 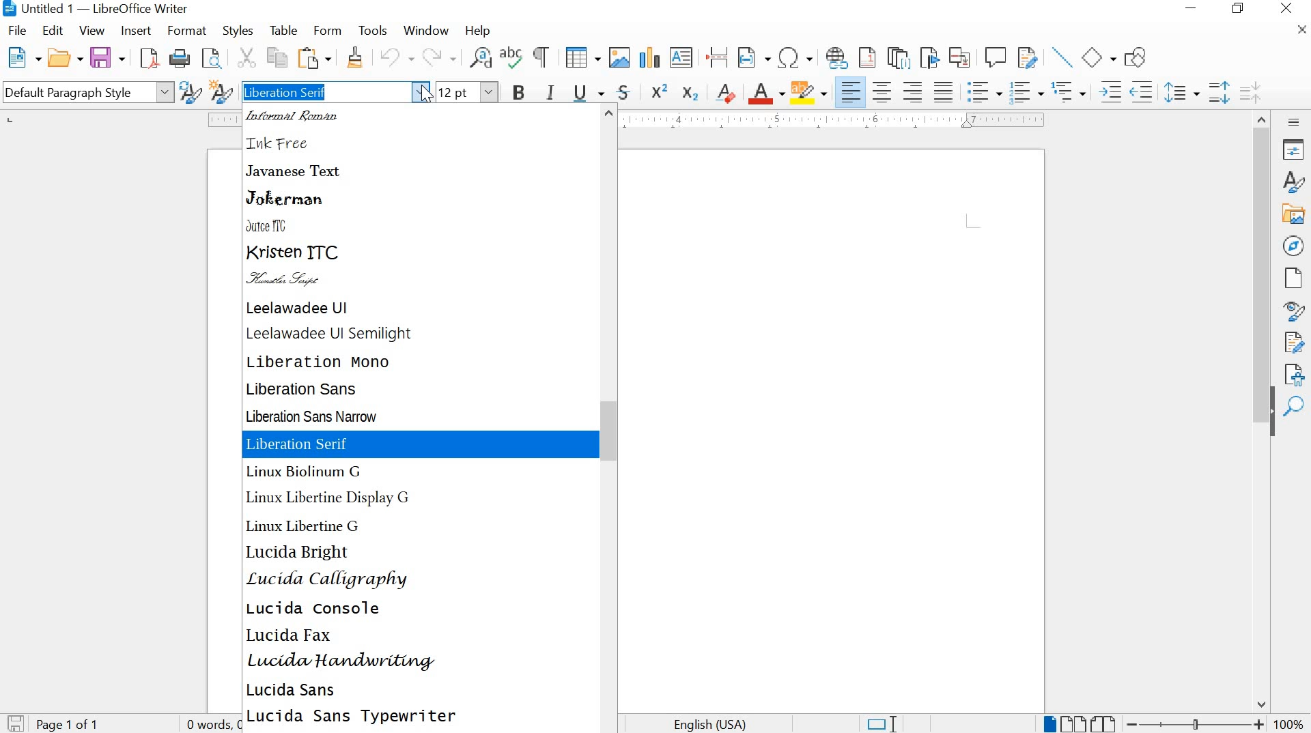 What do you see at coordinates (1249, 91) in the screenshot?
I see `DECREASE PARAGRAPH SPACING` at bounding box center [1249, 91].